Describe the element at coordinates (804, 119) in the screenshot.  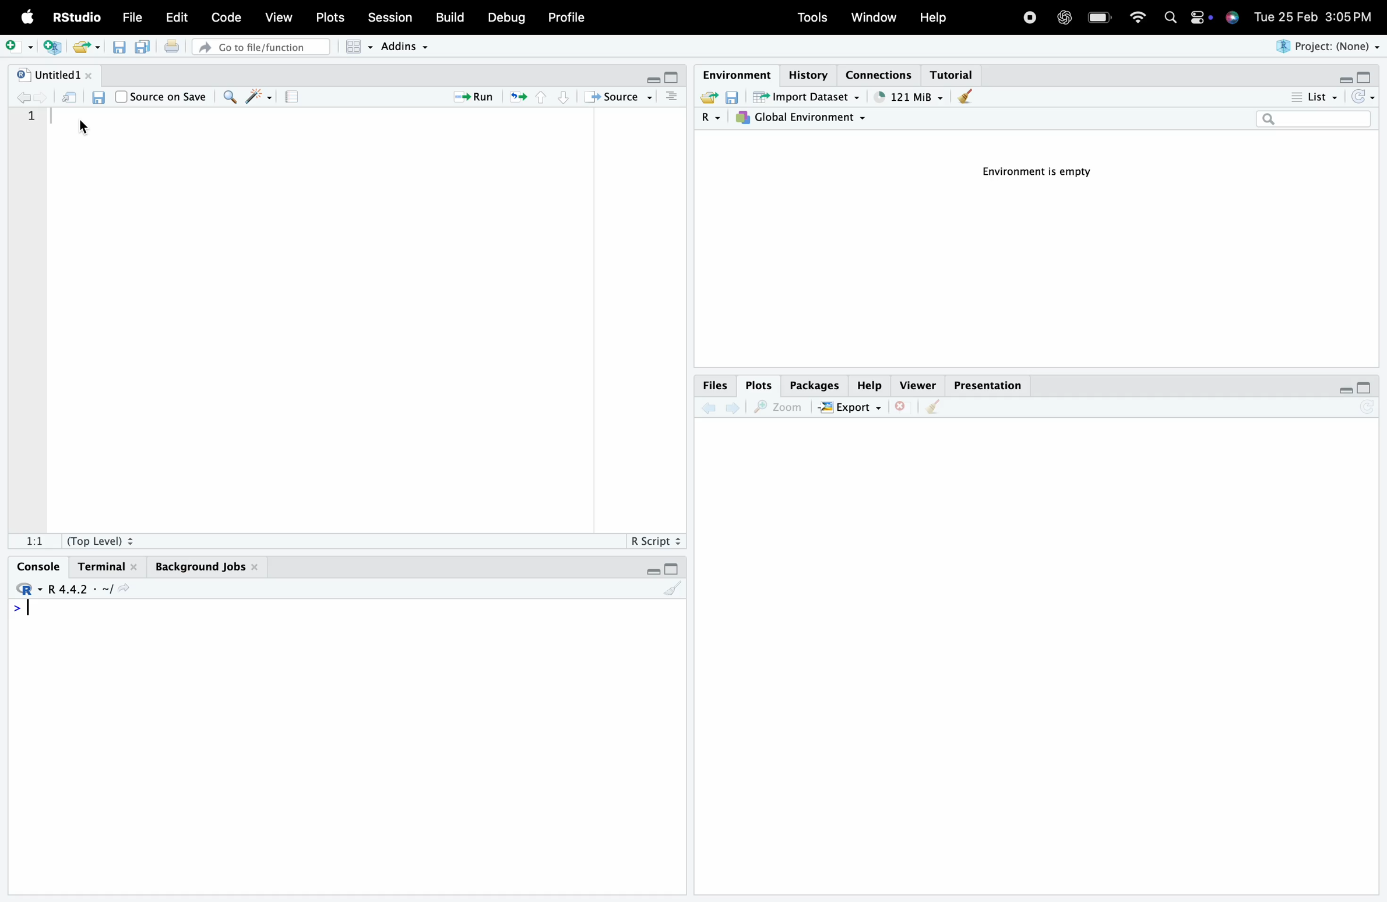
I see `Global Environment` at that location.